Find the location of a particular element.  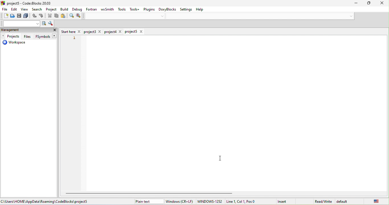

wxsmith is located at coordinates (107, 10).